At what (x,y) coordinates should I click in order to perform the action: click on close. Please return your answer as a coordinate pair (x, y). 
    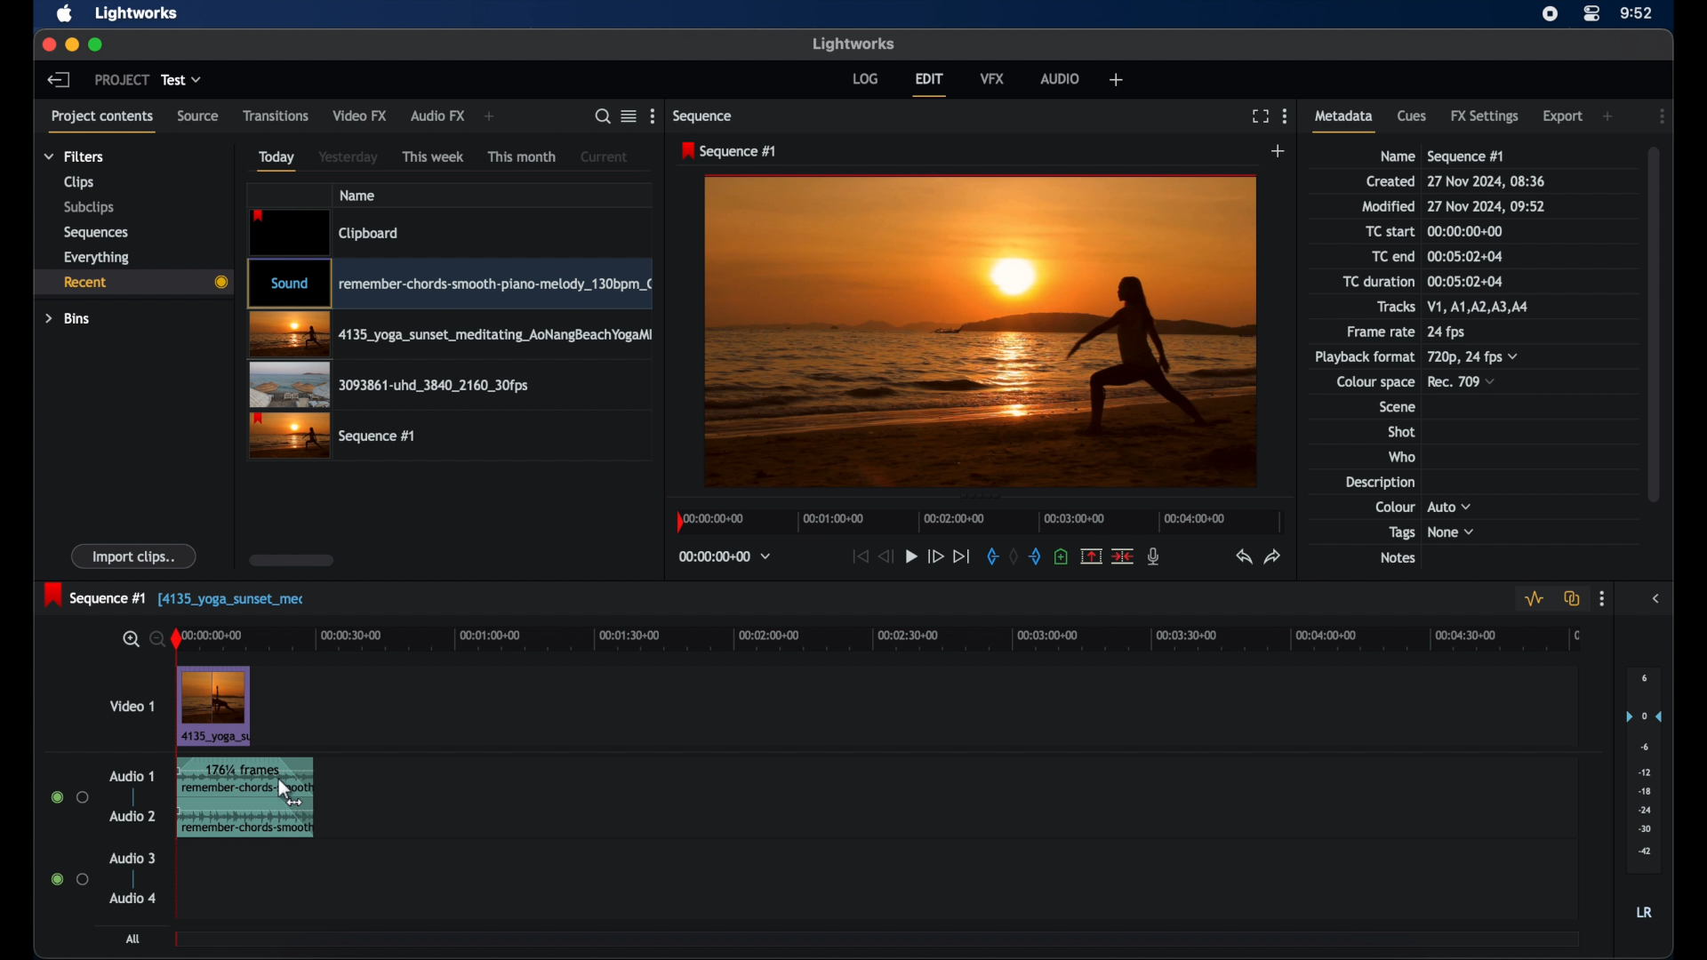
    Looking at the image, I should click on (47, 44).